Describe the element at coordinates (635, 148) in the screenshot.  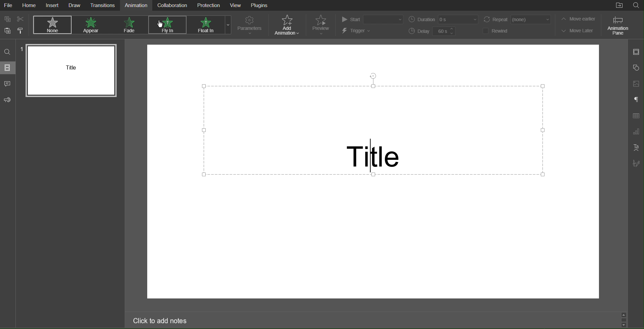
I see `TextArt` at that location.